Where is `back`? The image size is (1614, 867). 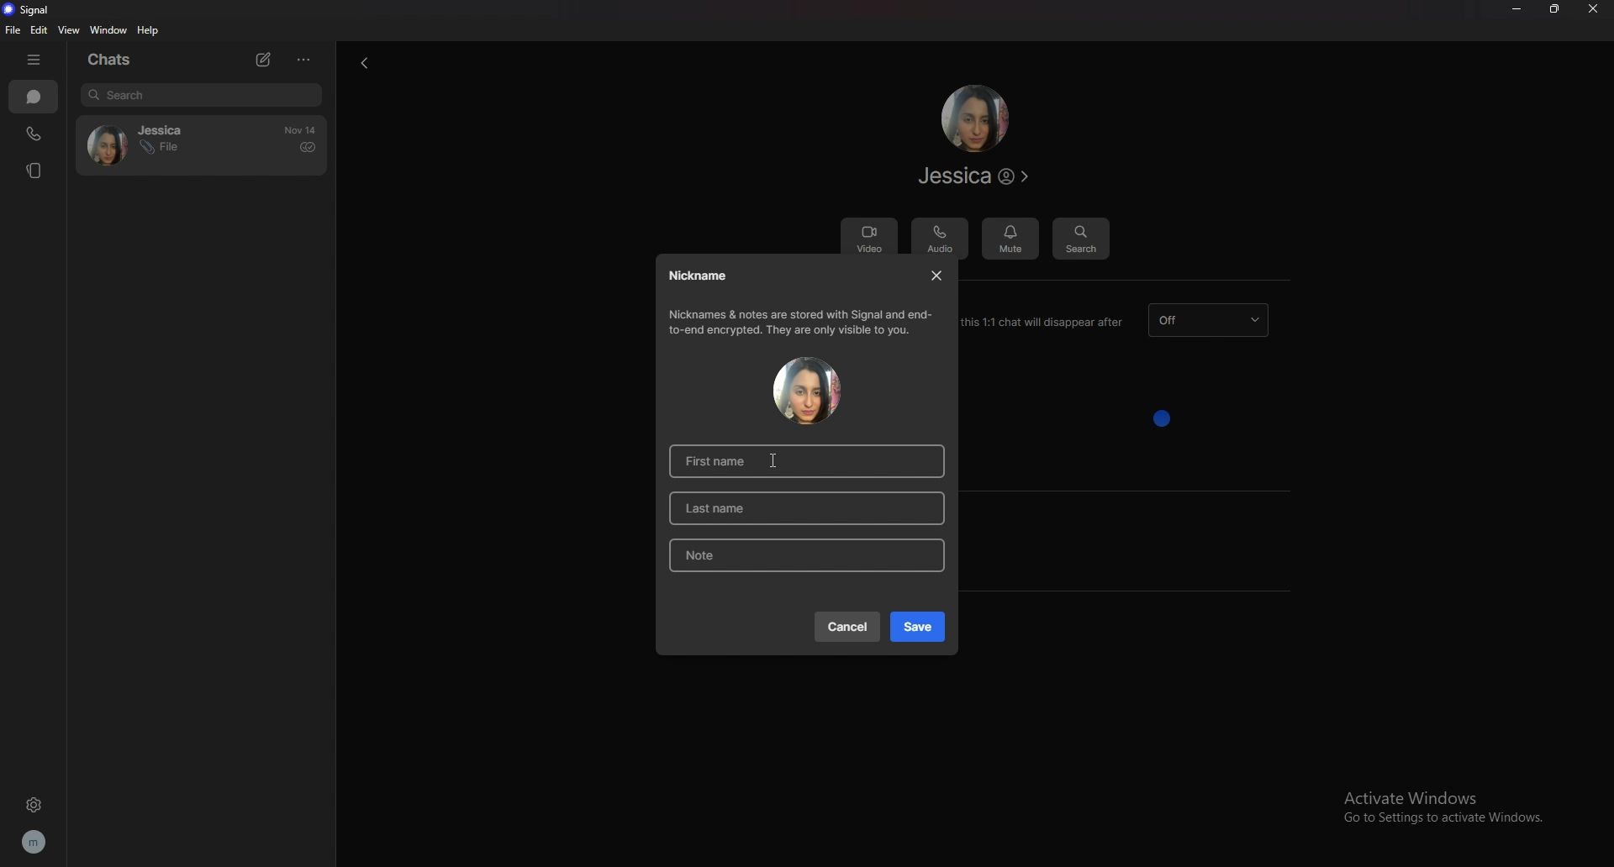
back is located at coordinates (364, 62).